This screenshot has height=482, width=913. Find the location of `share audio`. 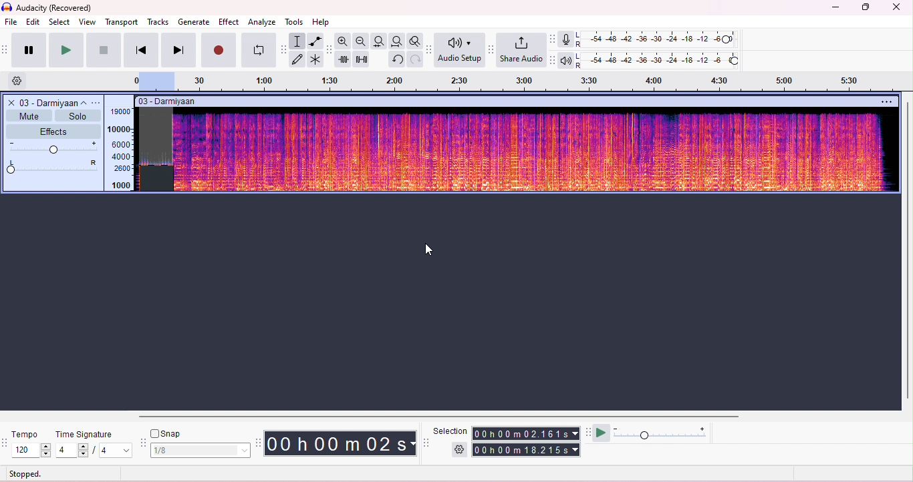

share audio is located at coordinates (521, 50).